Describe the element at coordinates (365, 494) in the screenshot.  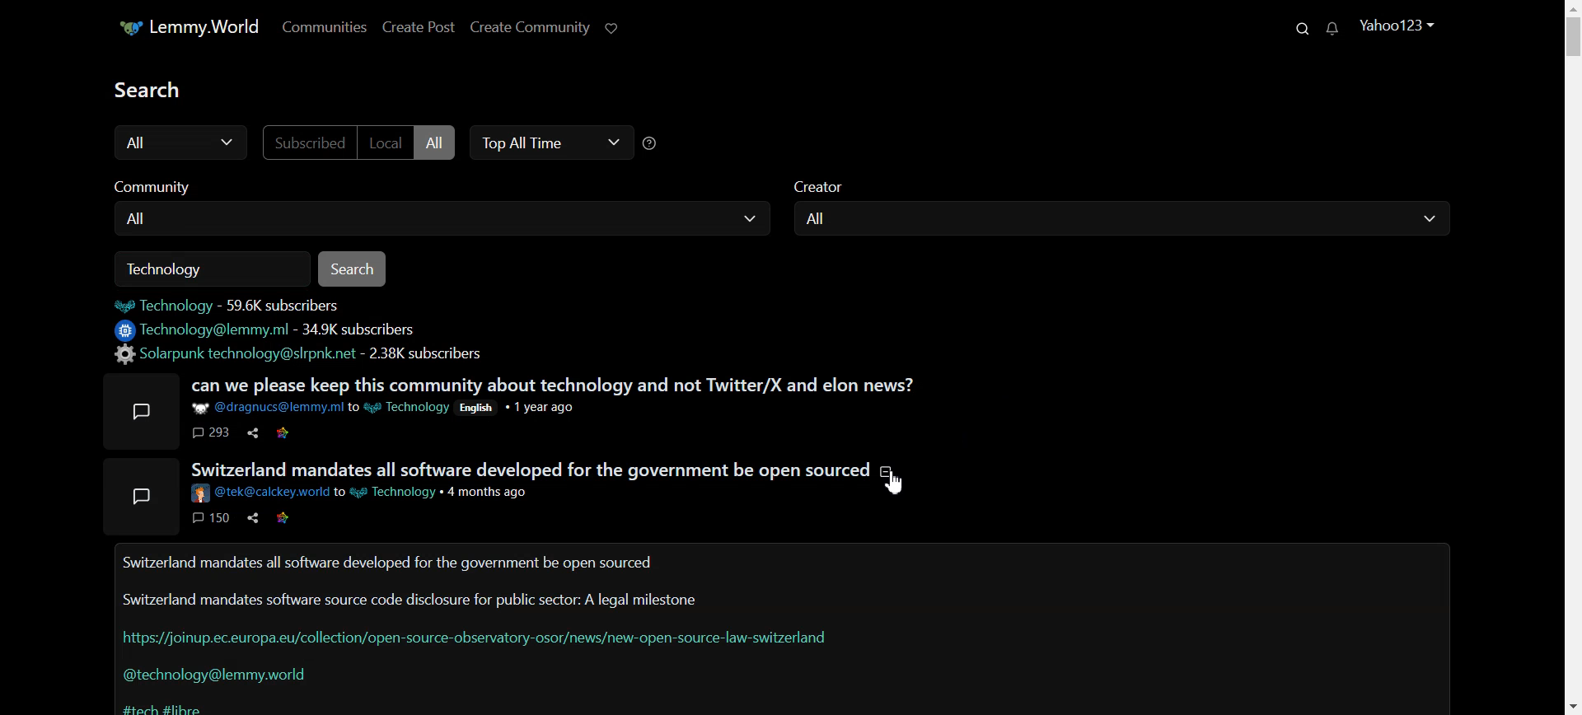
I see `@tek@calckey.world to %# Technology = 4 months ago` at that location.